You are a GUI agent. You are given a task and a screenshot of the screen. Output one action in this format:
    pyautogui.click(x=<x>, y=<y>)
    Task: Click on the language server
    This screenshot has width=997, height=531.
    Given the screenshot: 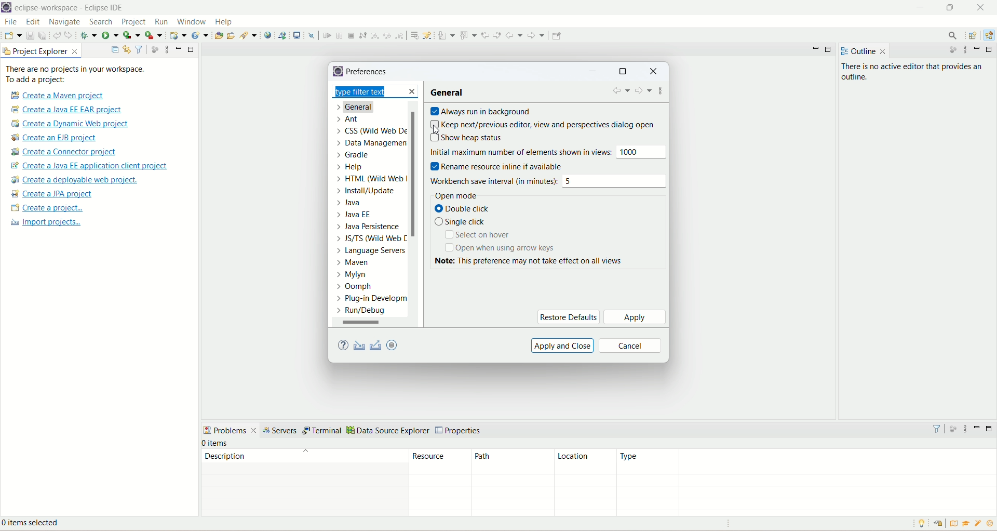 What is the action you would take?
    pyautogui.click(x=370, y=253)
    